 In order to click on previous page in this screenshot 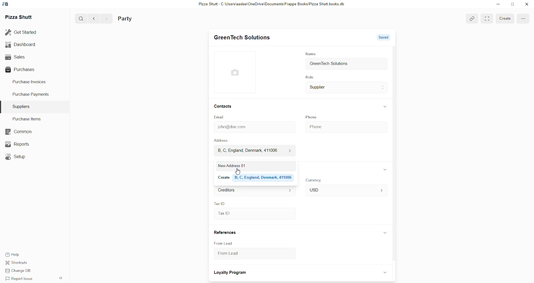, I will do `click(93, 19)`.